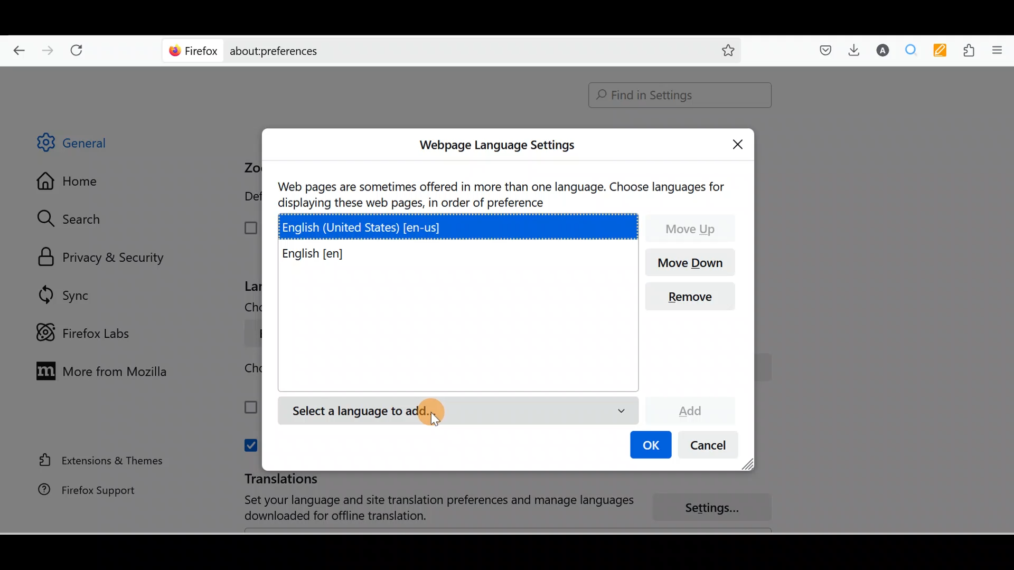  What do you see at coordinates (457, 412) in the screenshot?
I see `Select a language to add` at bounding box center [457, 412].